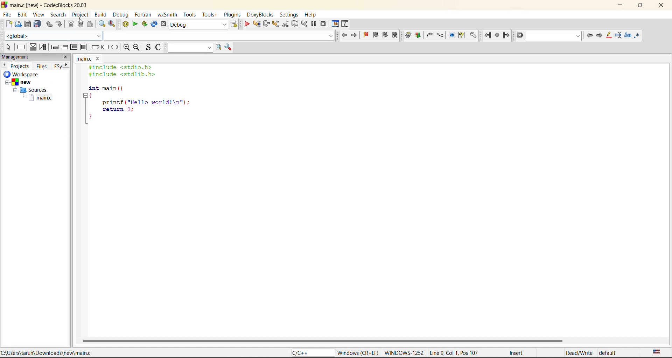 The height and width of the screenshot is (358, 672). Describe the element at coordinates (4, 65) in the screenshot. I see `previous` at that location.